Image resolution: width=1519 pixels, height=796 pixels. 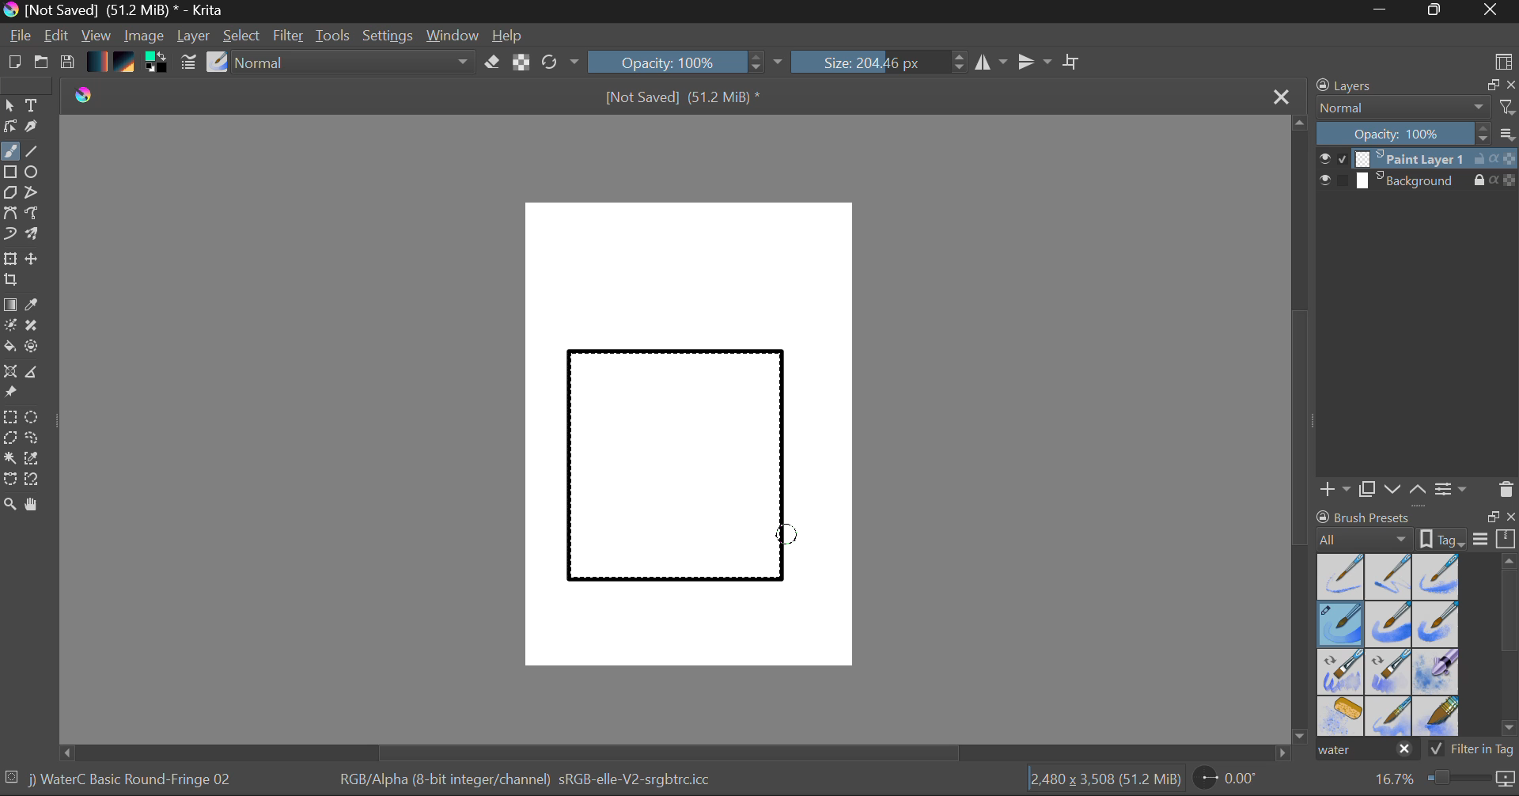 What do you see at coordinates (1366, 752) in the screenshot?
I see `"water" search in brush presets` at bounding box center [1366, 752].